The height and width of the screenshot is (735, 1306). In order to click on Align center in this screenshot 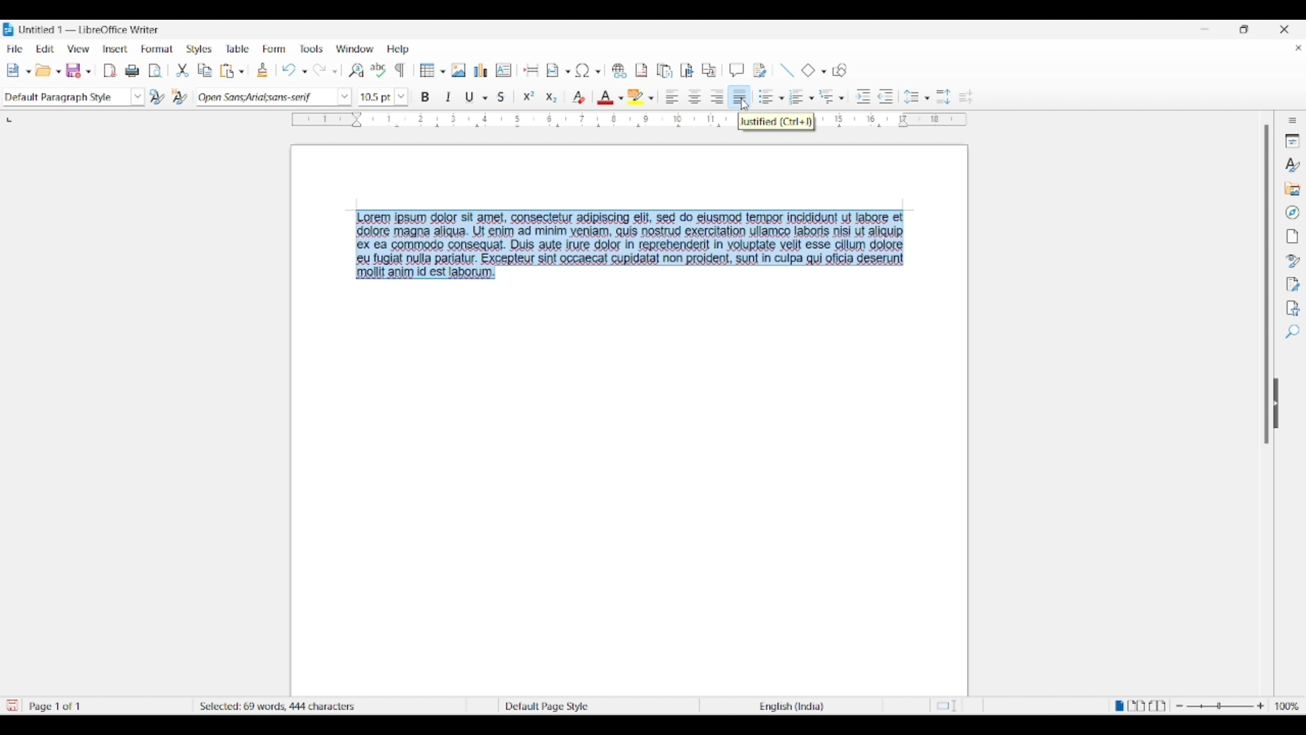, I will do `click(694, 97)`.